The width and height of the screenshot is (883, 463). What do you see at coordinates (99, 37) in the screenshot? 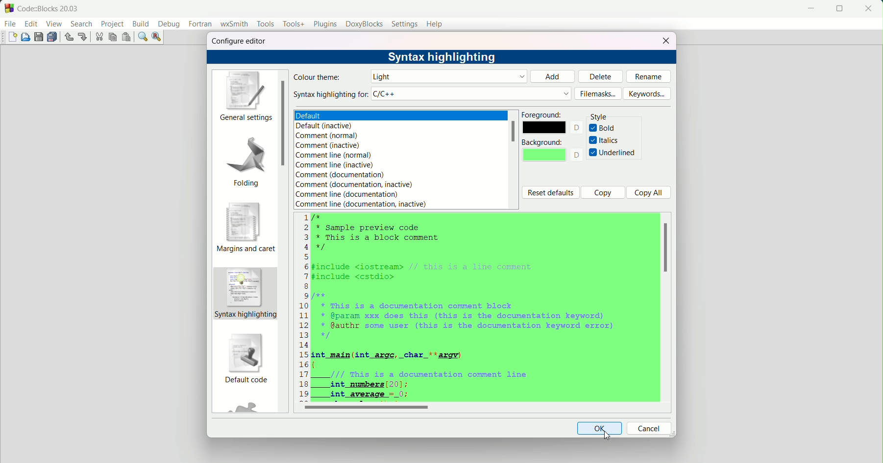
I see `cut` at bounding box center [99, 37].